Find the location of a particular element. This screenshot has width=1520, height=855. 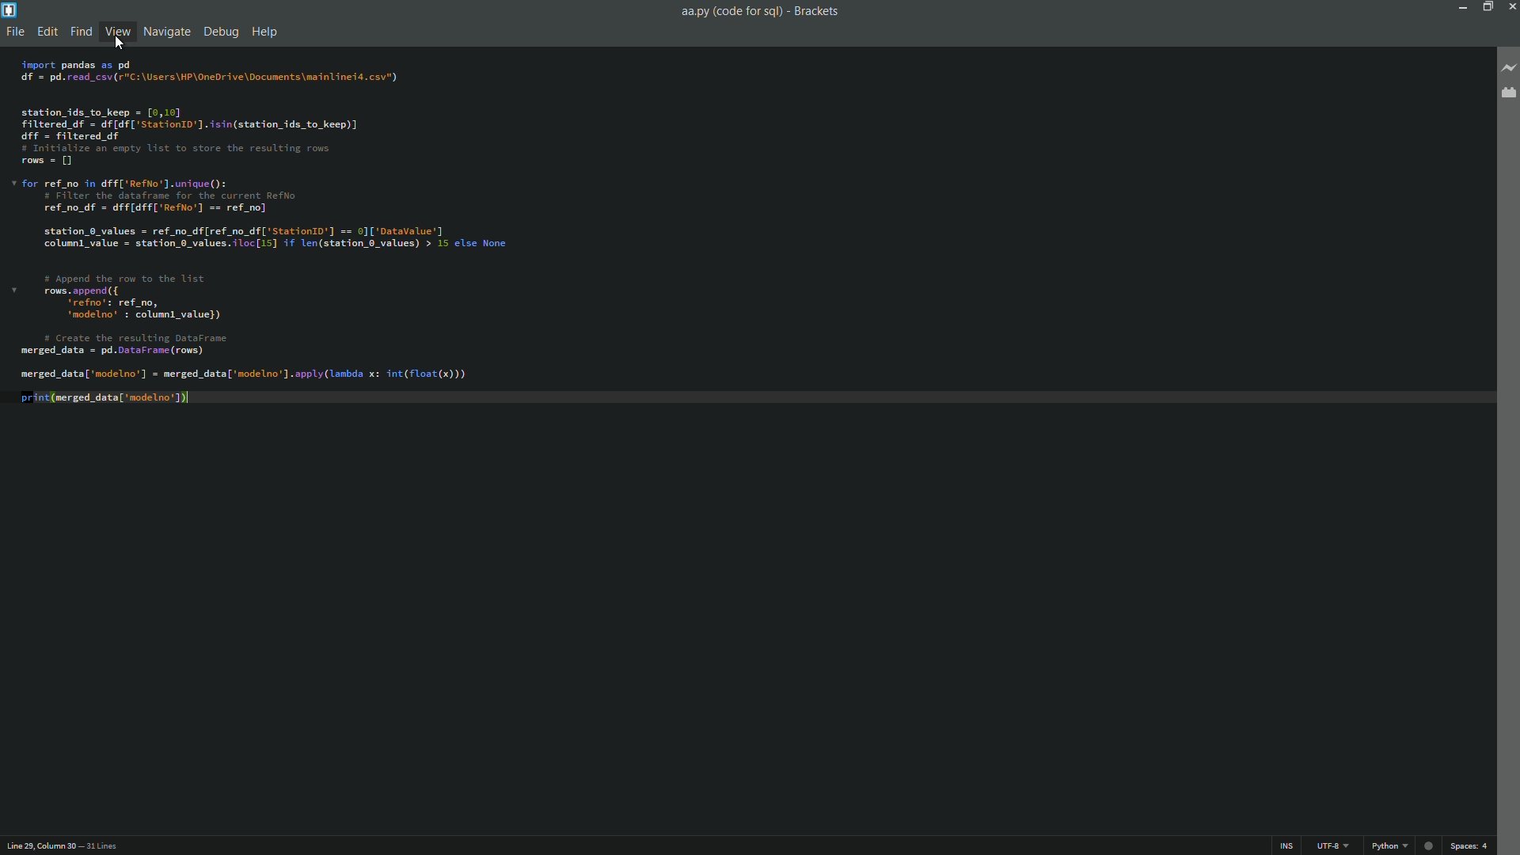

cursor is located at coordinates (119, 44).